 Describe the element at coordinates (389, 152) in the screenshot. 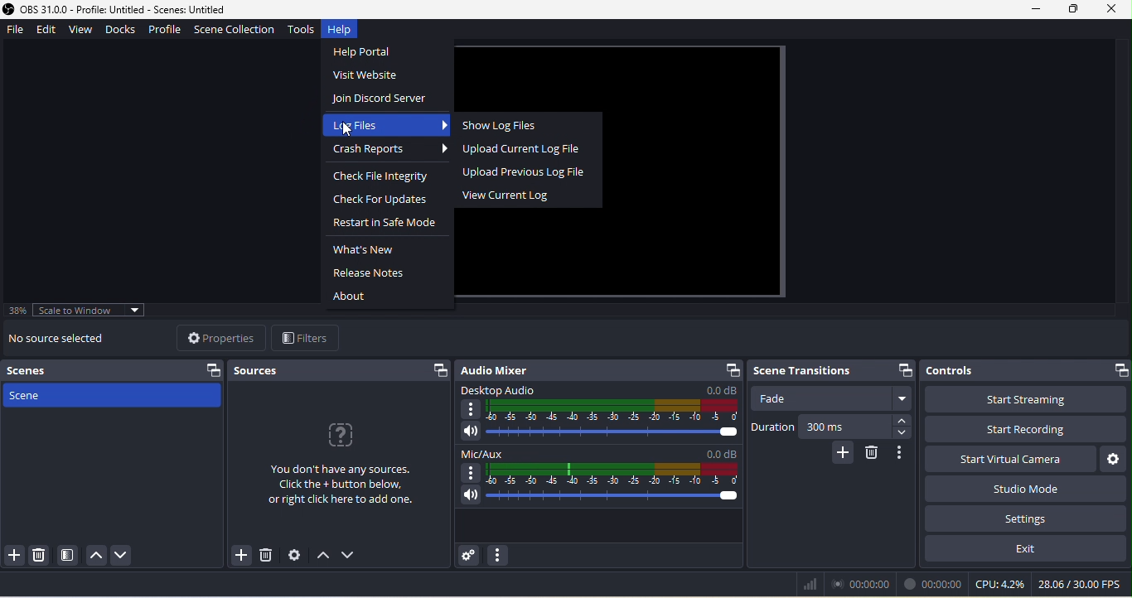

I see `crash reports` at that location.